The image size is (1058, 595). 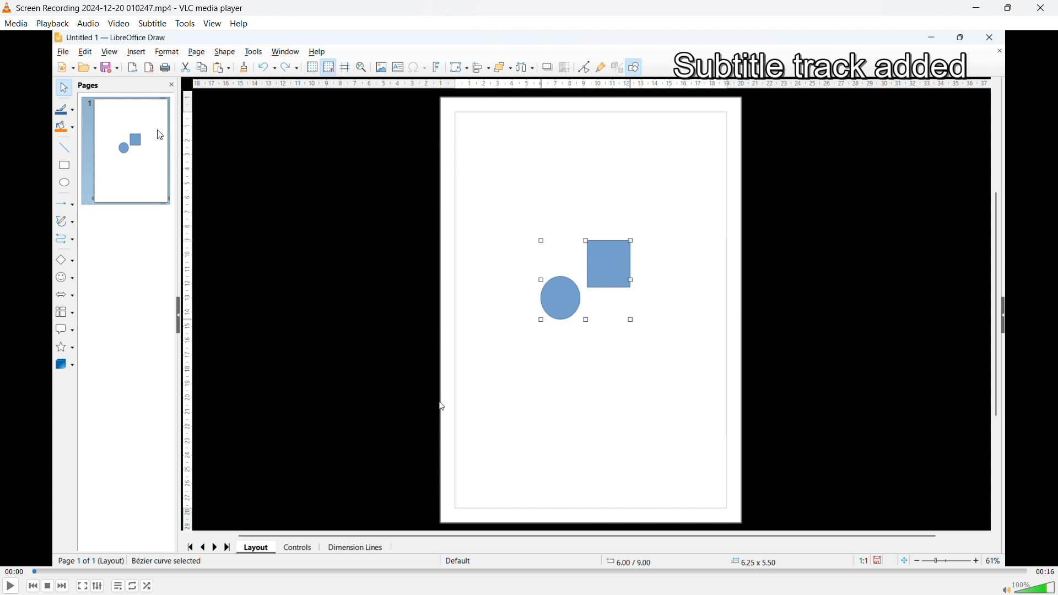 What do you see at coordinates (320, 51) in the screenshot?
I see `help` at bounding box center [320, 51].